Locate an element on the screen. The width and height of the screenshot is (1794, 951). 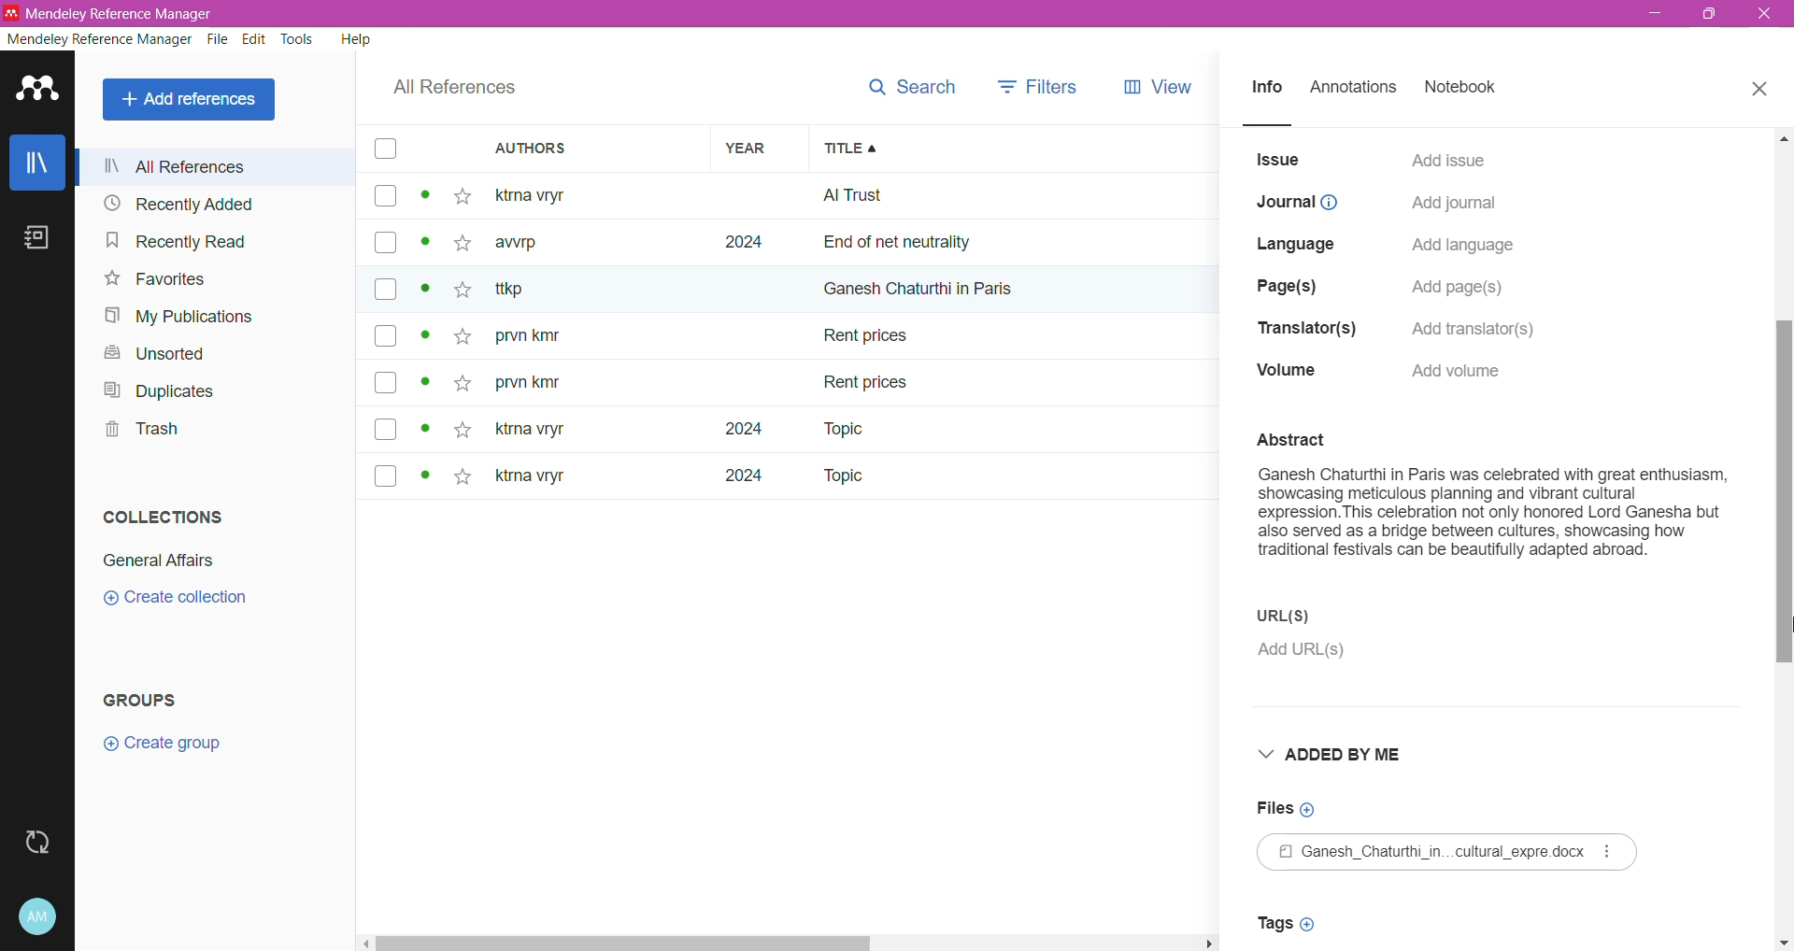
Year of the references is located at coordinates (760, 335).